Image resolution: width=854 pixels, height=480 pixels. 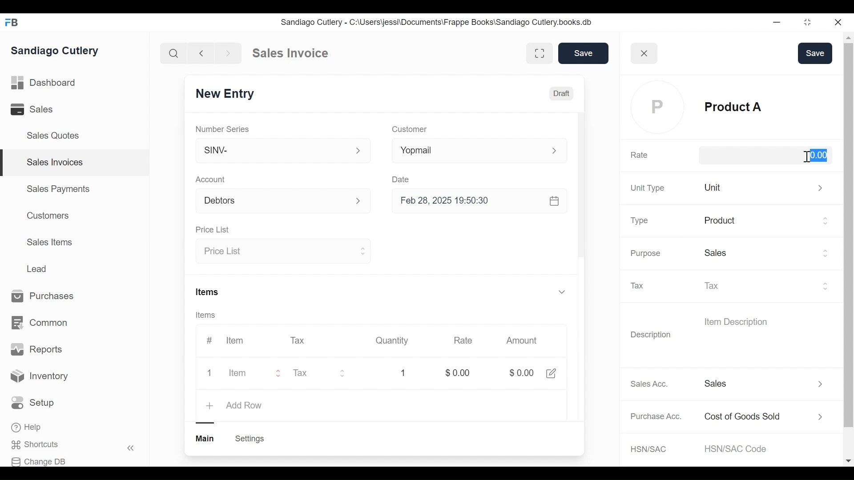 I want to click on Description, so click(x=651, y=336).